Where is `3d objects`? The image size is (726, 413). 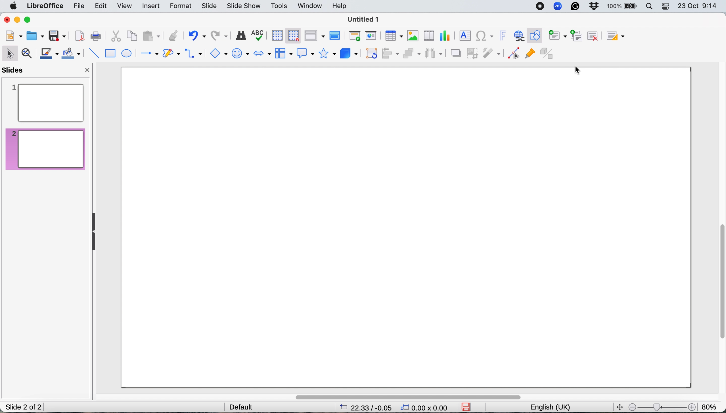
3d objects is located at coordinates (350, 53).